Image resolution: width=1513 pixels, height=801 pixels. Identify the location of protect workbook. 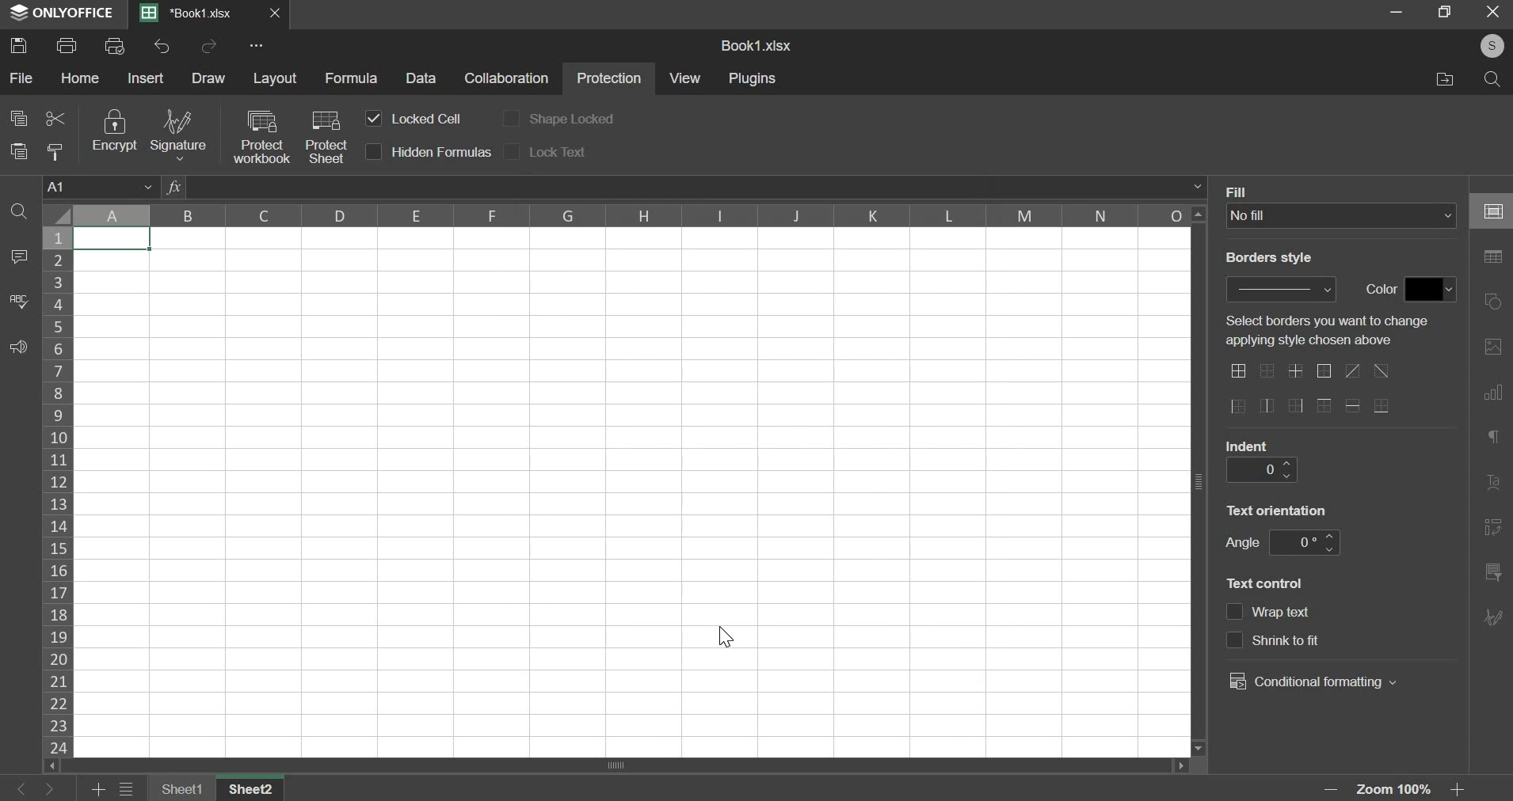
(260, 136).